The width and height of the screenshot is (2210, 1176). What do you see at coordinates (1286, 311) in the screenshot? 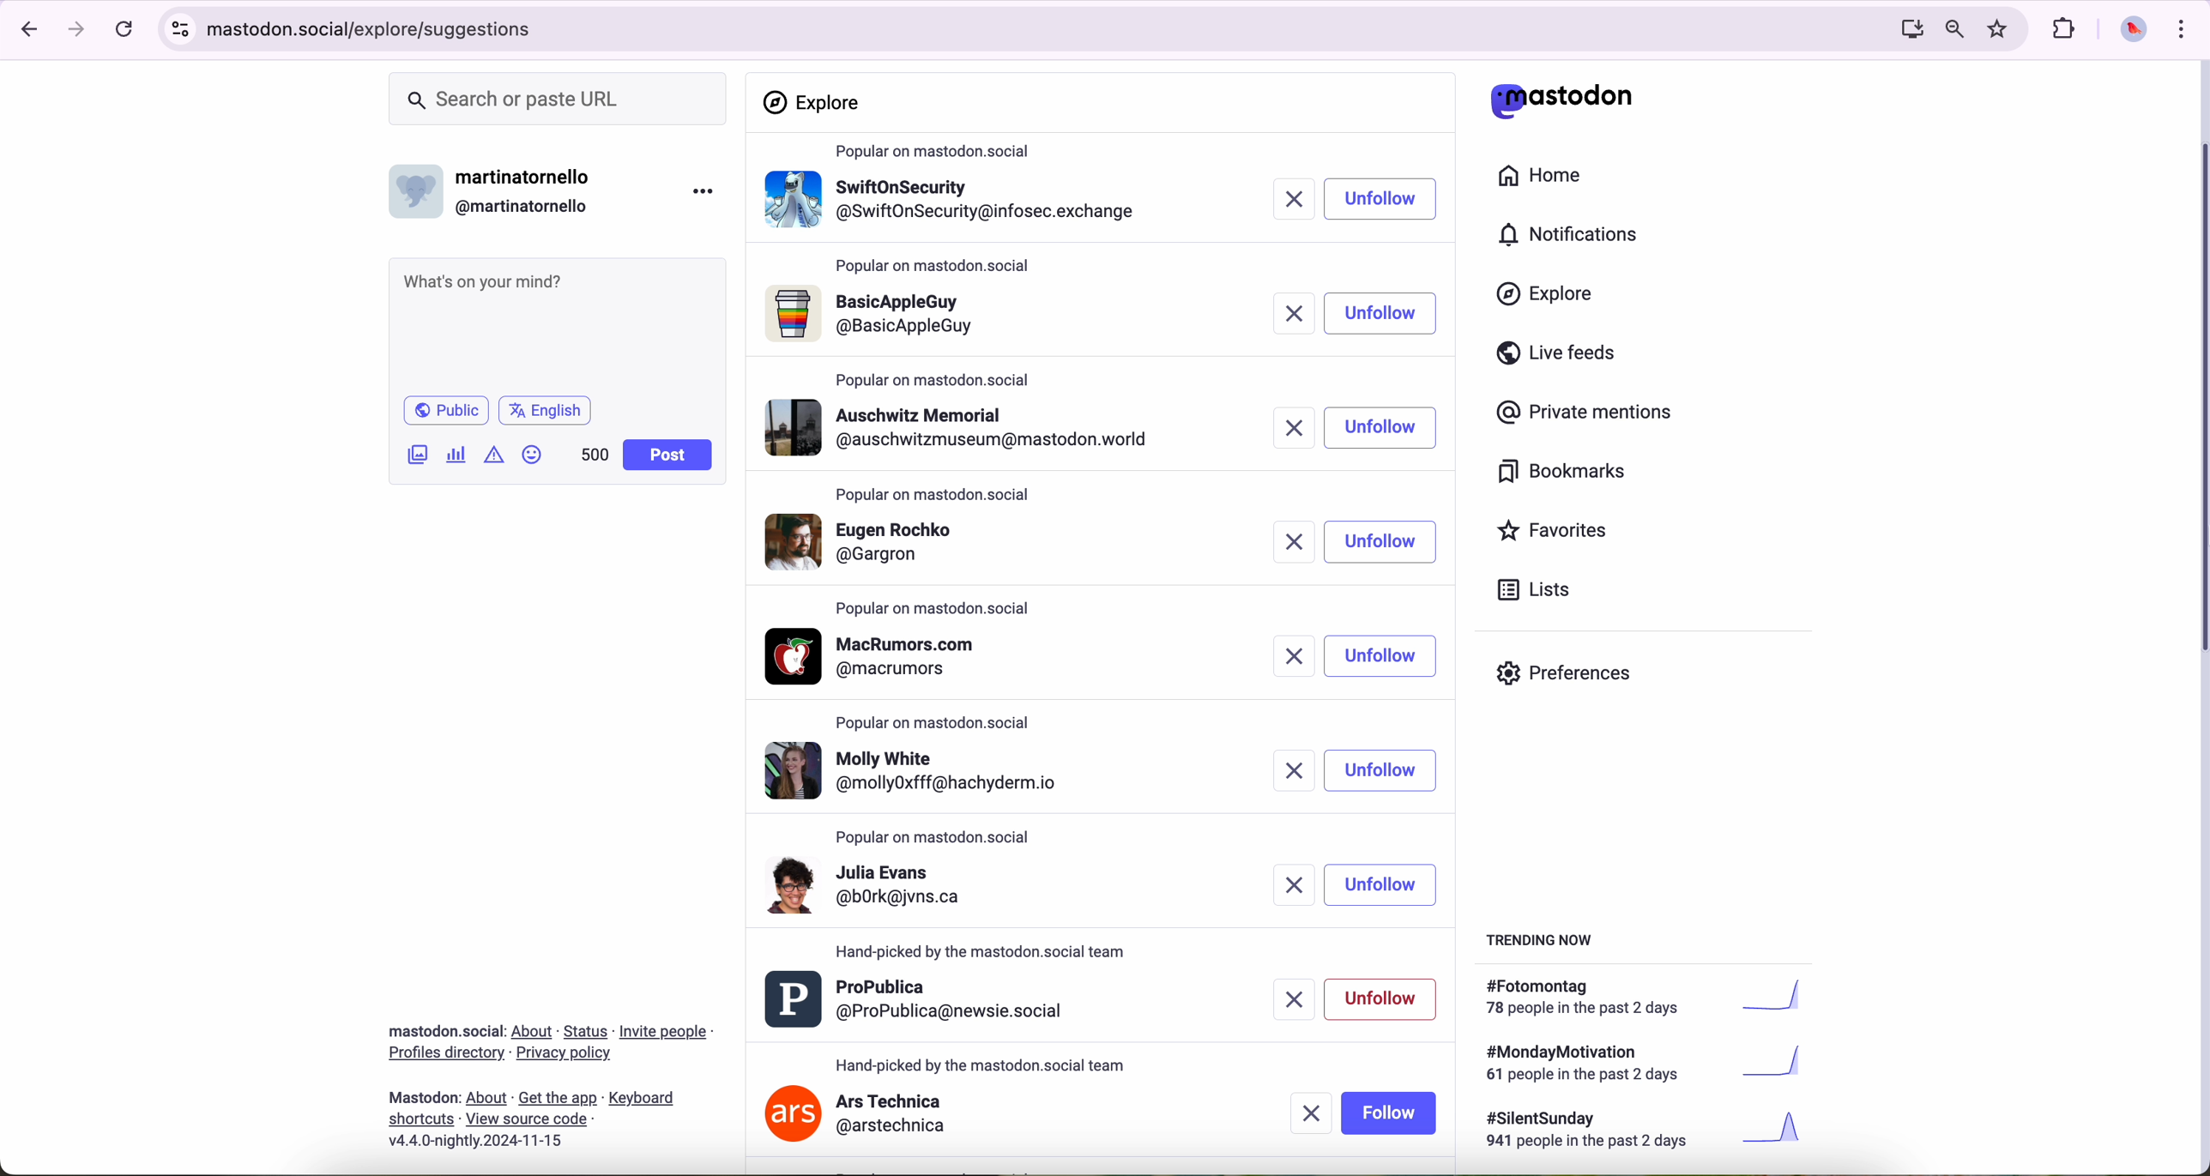
I see `remove` at bounding box center [1286, 311].